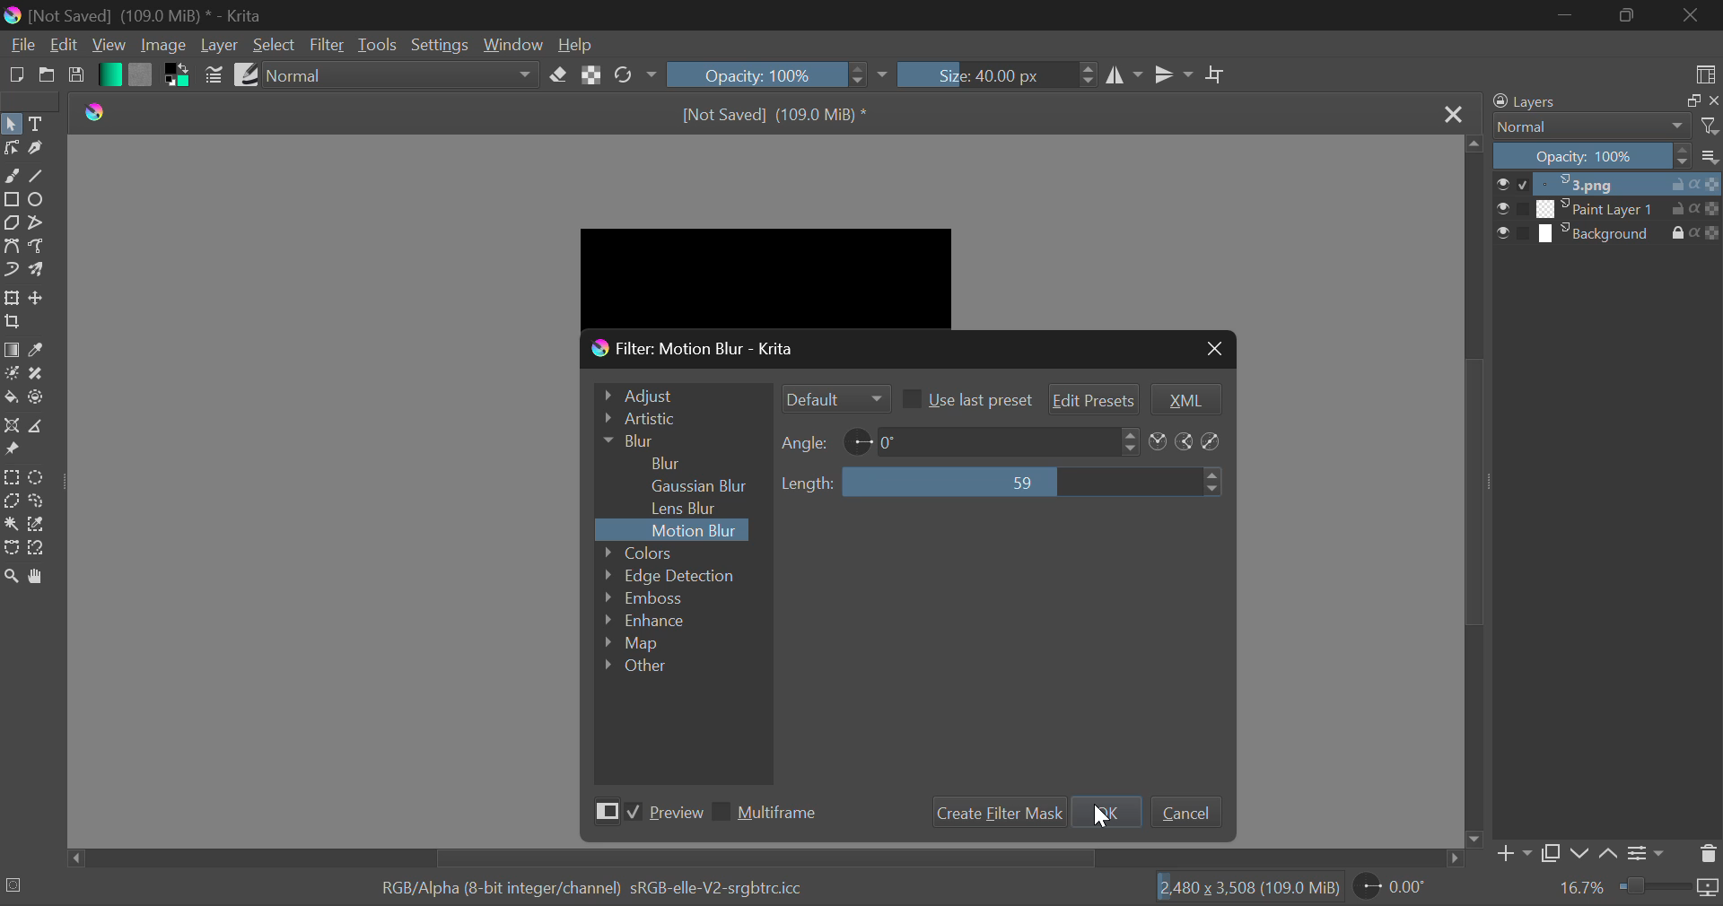 The width and height of the screenshot is (1723, 906). Describe the element at coordinates (11, 150) in the screenshot. I see `Edit Shapes` at that location.